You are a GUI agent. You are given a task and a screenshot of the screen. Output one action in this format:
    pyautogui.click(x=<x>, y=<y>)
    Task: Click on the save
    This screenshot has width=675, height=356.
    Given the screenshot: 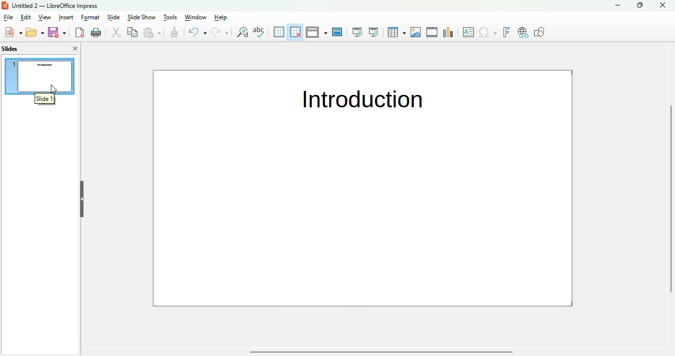 What is the action you would take?
    pyautogui.click(x=57, y=32)
    